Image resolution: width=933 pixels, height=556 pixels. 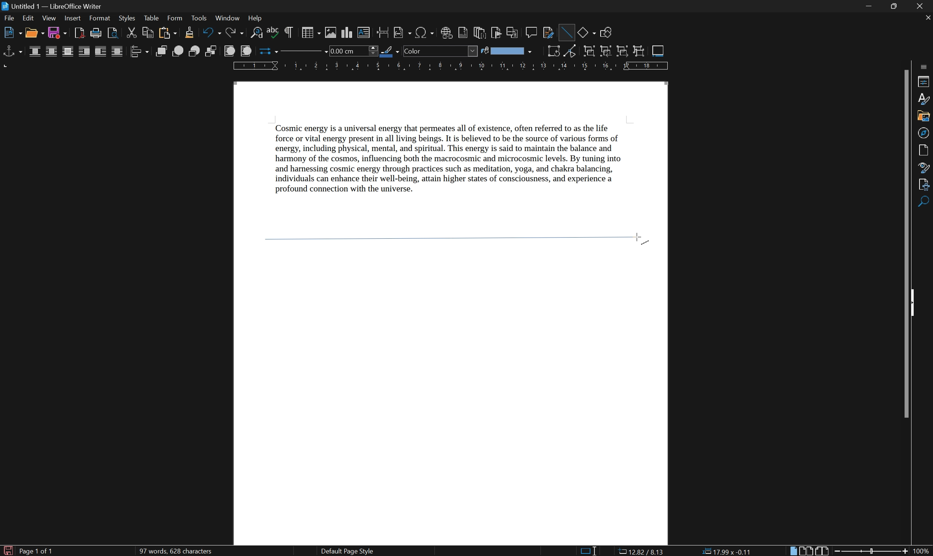 I want to click on navigator, so click(x=923, y=133).